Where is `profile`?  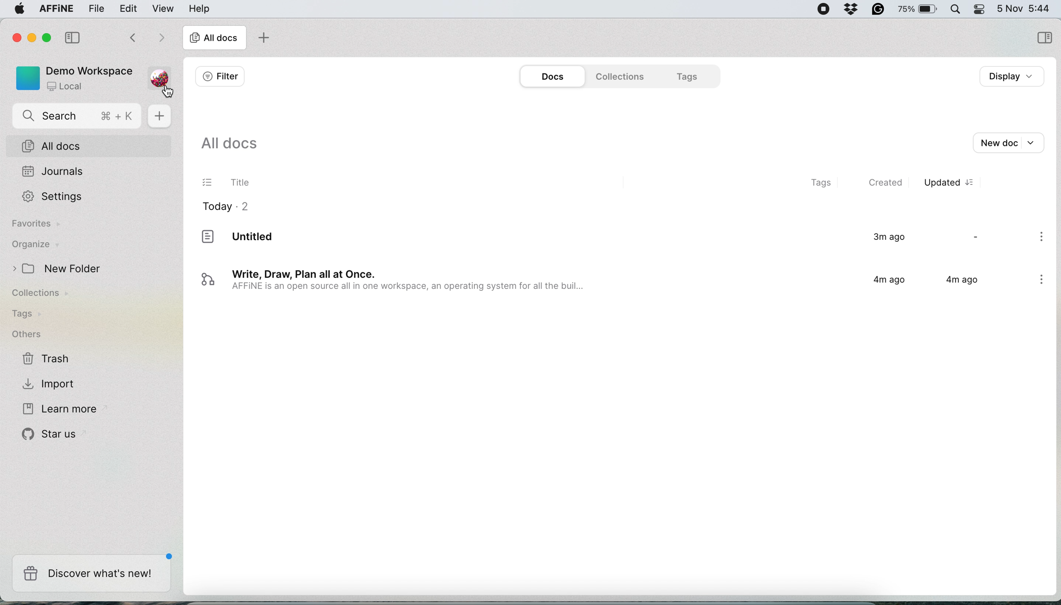
profile is located at coordinates (157, 75).